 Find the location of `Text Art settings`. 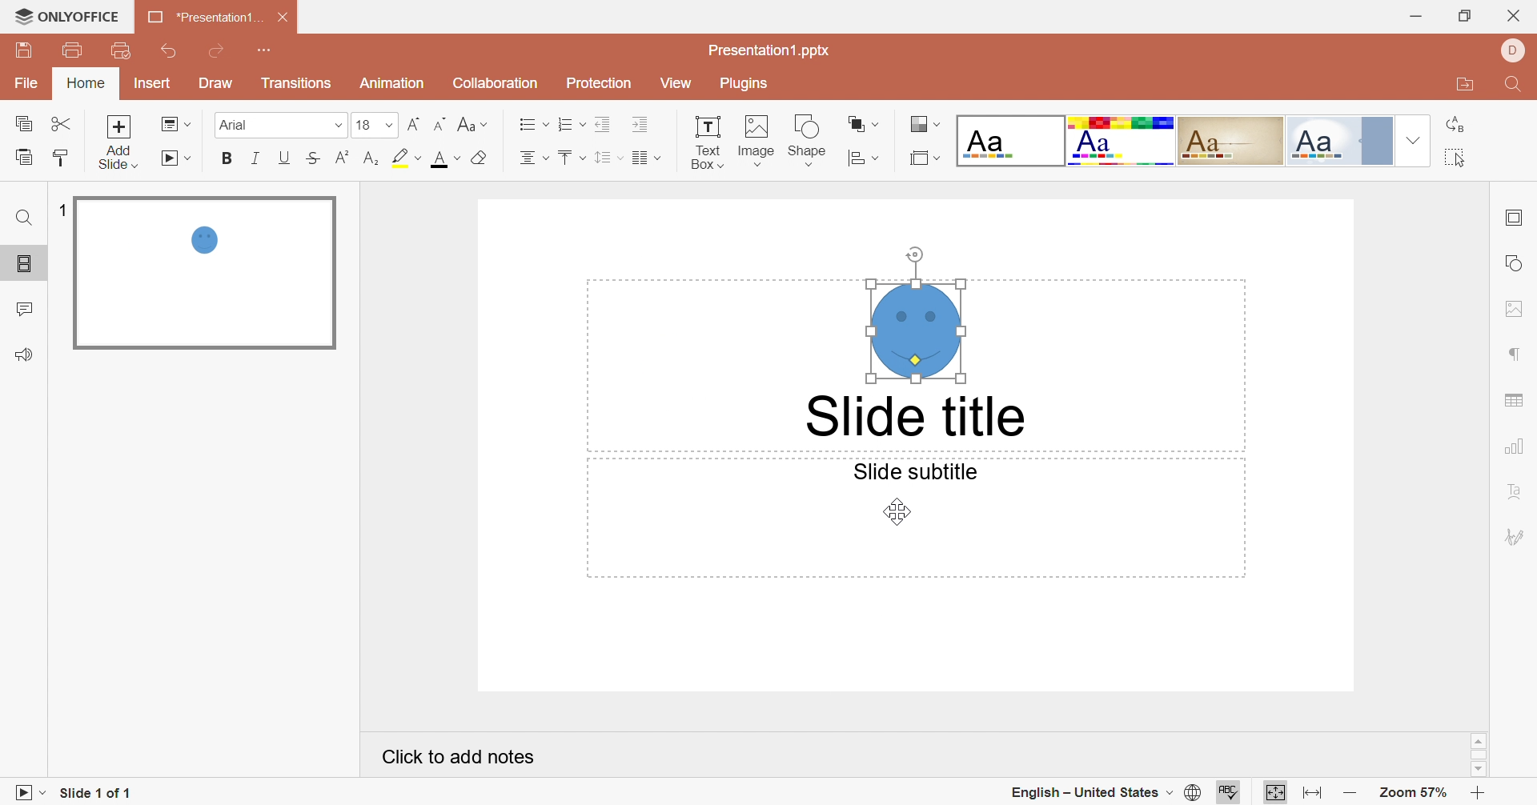

Text Art settings is located at coordinates (1515, 491).